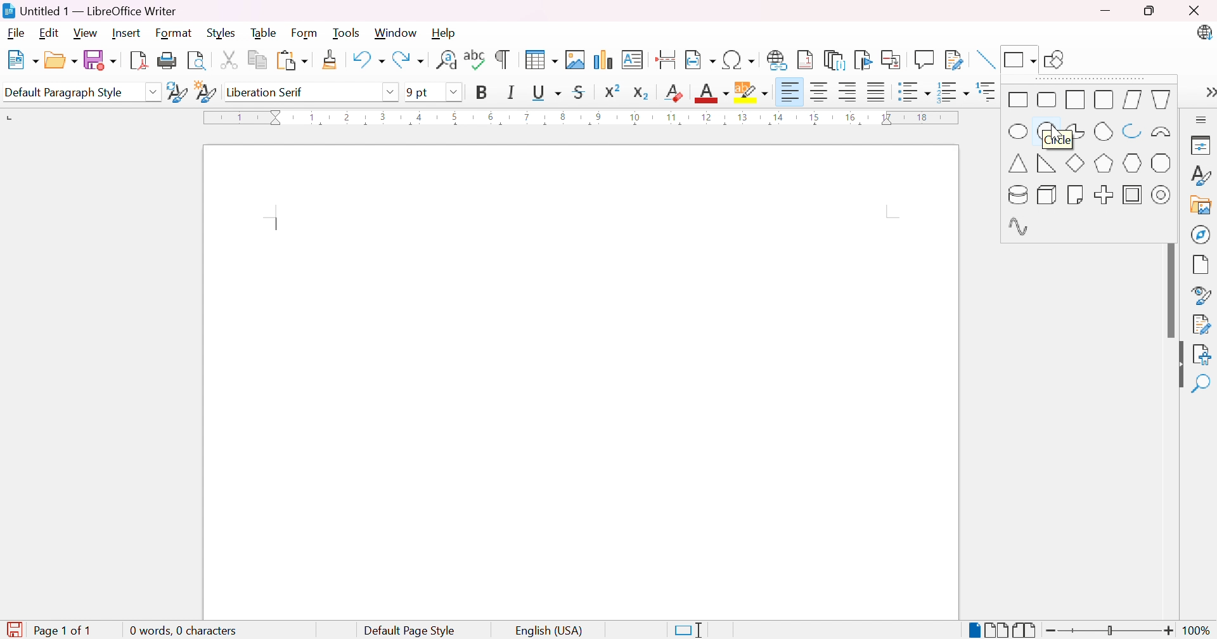 This screenshot has width=1217, height=639. Describe the element at coordinates (220, 34) in the screenshot. I see `Styles` at that location.